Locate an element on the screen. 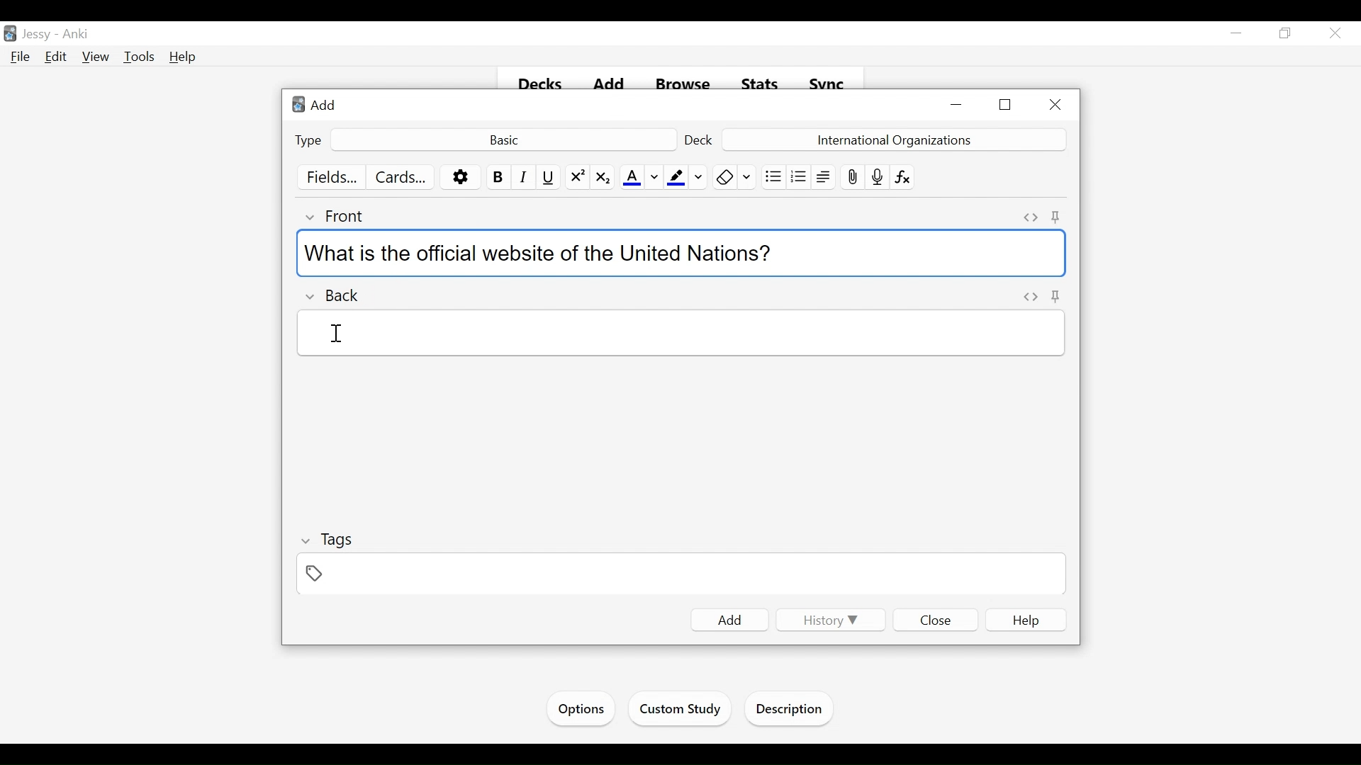  Deck Name is located at coordinates (892, 139).